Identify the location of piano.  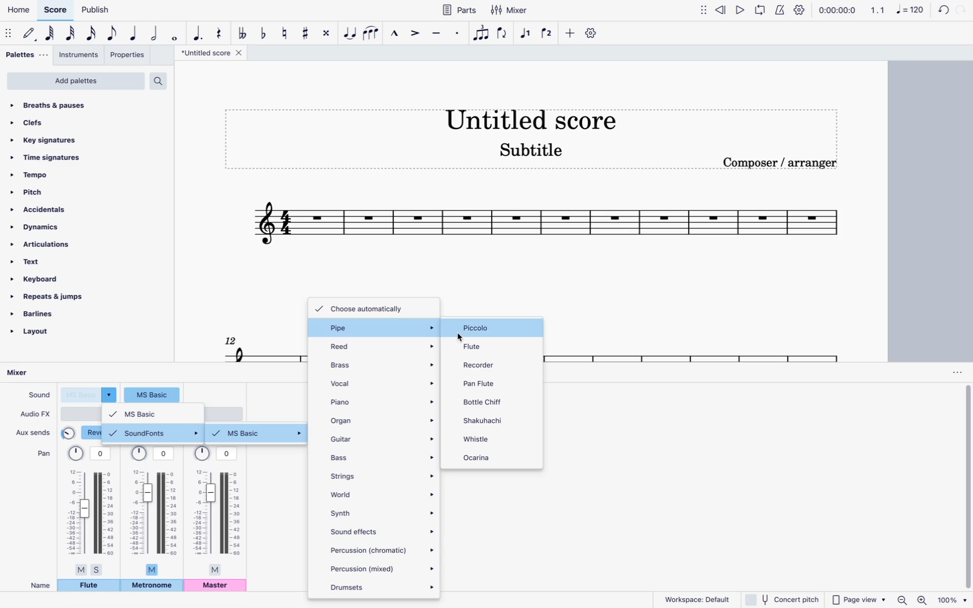
(382, 402).